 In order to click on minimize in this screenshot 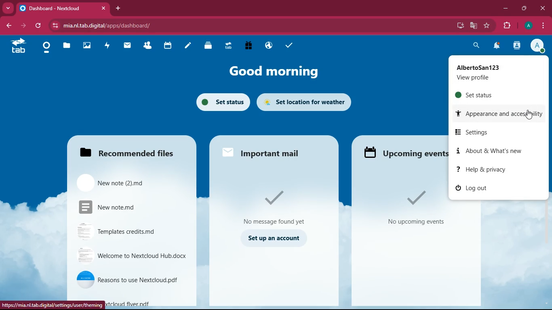, I will do `click(505, 9)`.